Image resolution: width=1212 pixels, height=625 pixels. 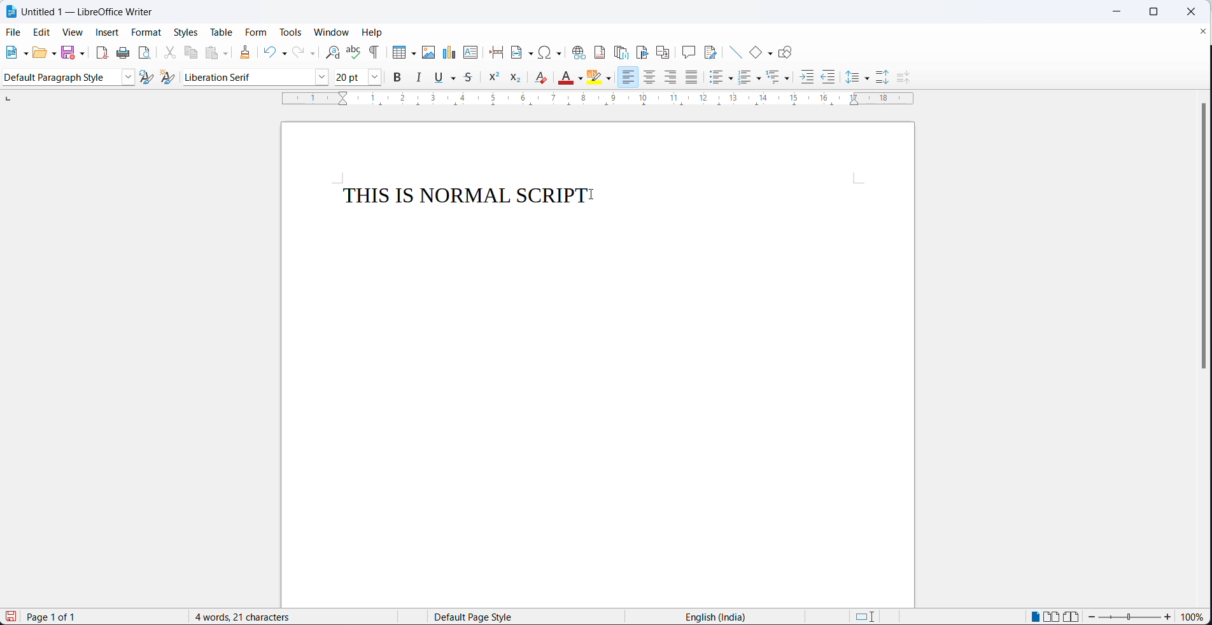 I want to click on line spacing options, so click(x=867, y=79).